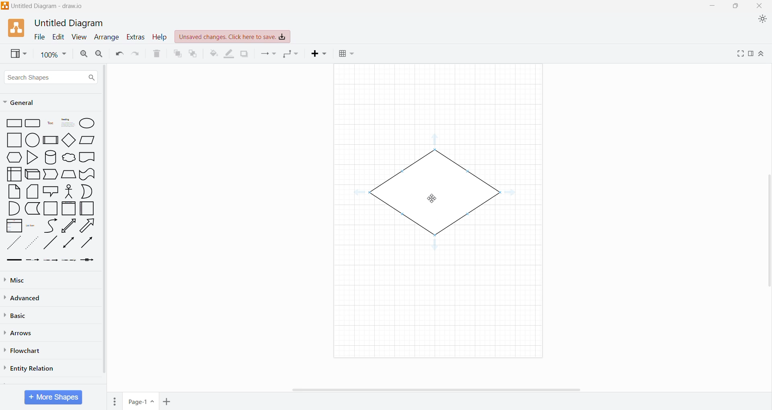 This screenshot has width=772, height=410. What do you see at coordinates (107, 38) in the screenshot?
I see `Arrange` at bounding box center [107, 38].